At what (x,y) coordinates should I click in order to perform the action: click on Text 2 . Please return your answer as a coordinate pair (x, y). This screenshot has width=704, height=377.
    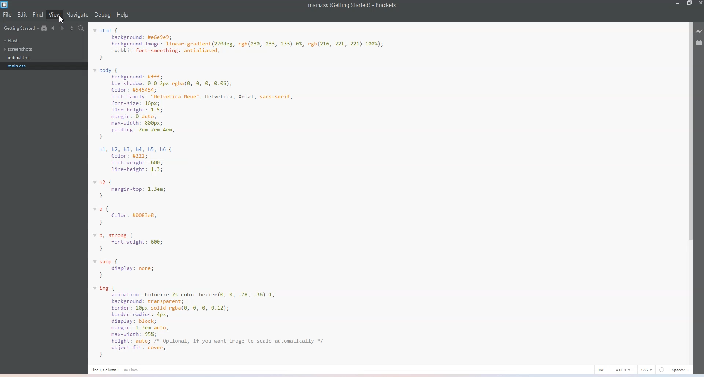
    Looking at the image, I should click on (266, 190).